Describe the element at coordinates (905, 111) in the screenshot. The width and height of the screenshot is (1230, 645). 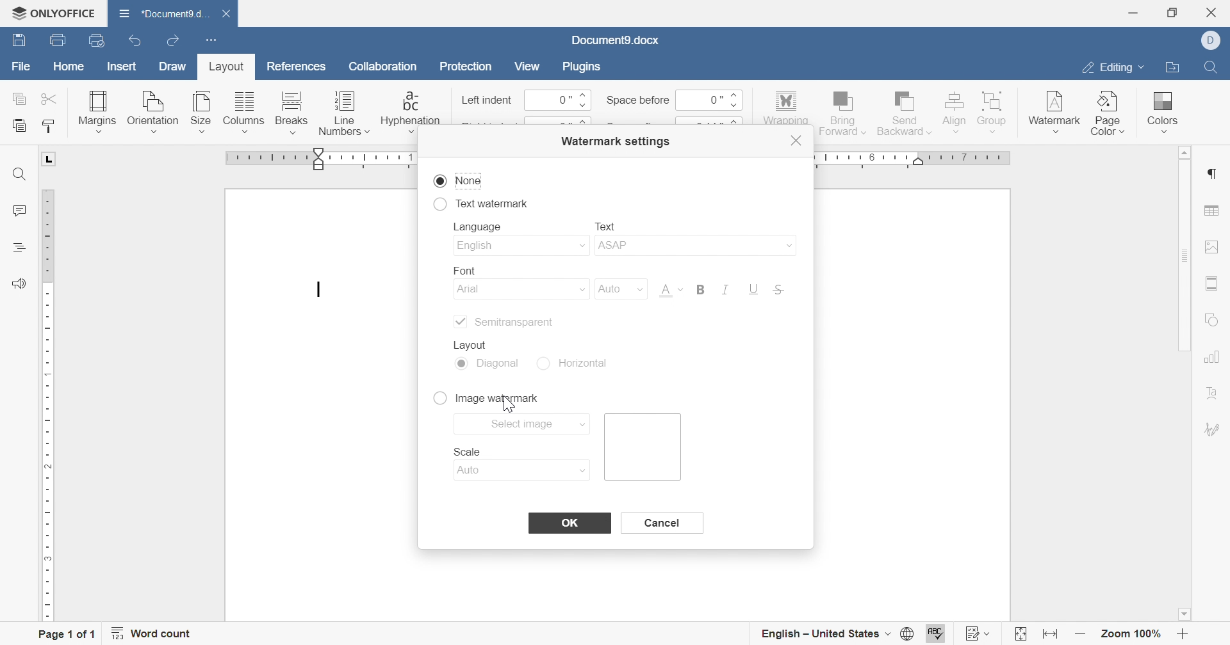
I see `send backward` at that location.